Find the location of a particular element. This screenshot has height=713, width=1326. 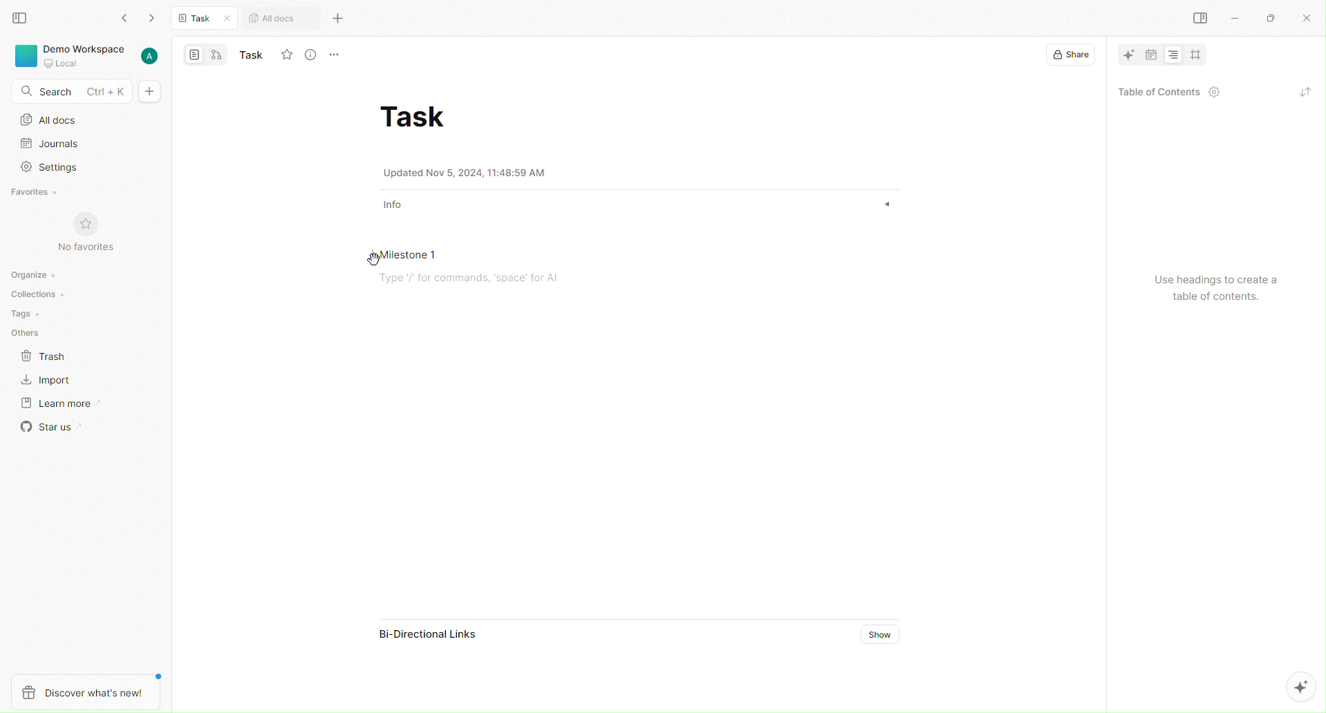

Share is located at coordinates (1070, 55).